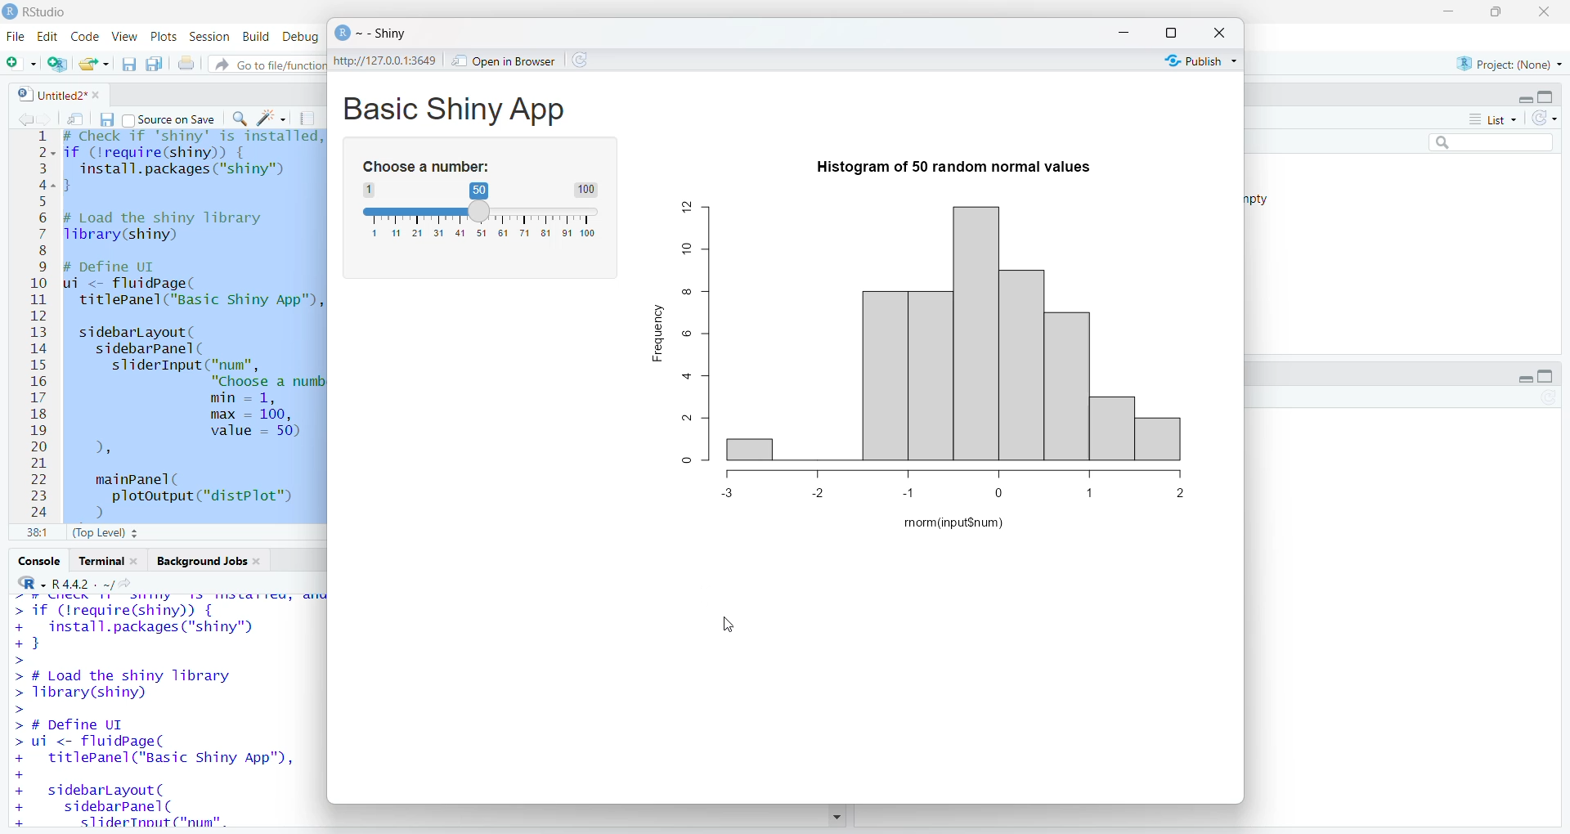 The height and width of the screenshot is (834, 1570). What do you see at coordinates (100, 94) in the screenshot?
I see `close` at bounding box center [100, 94].